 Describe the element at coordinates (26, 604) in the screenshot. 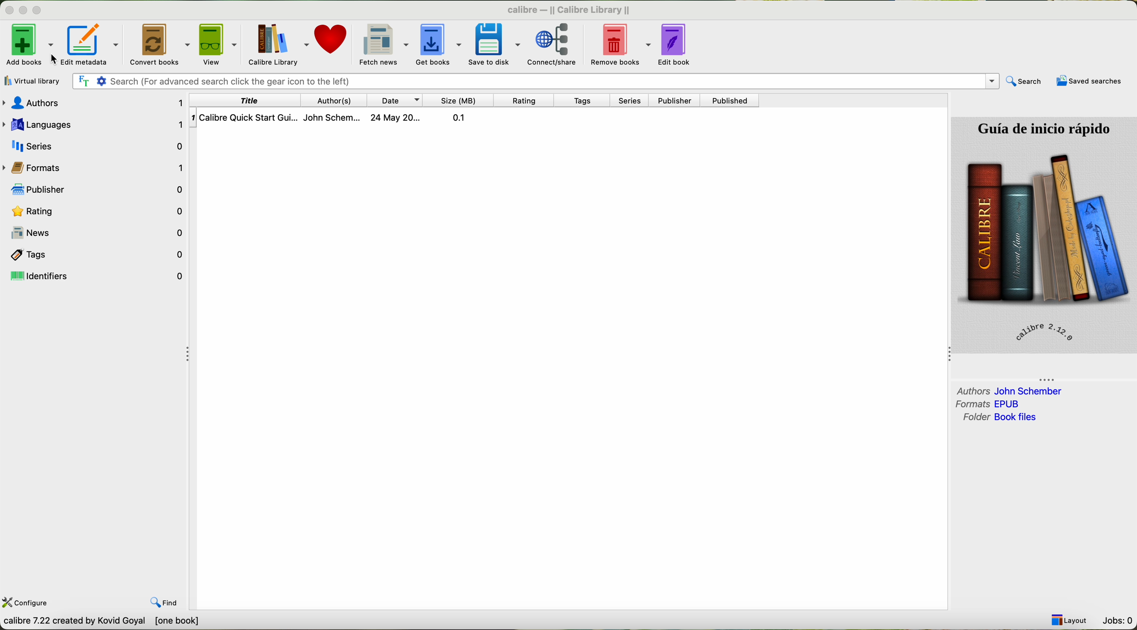

I see `configure` at that location.